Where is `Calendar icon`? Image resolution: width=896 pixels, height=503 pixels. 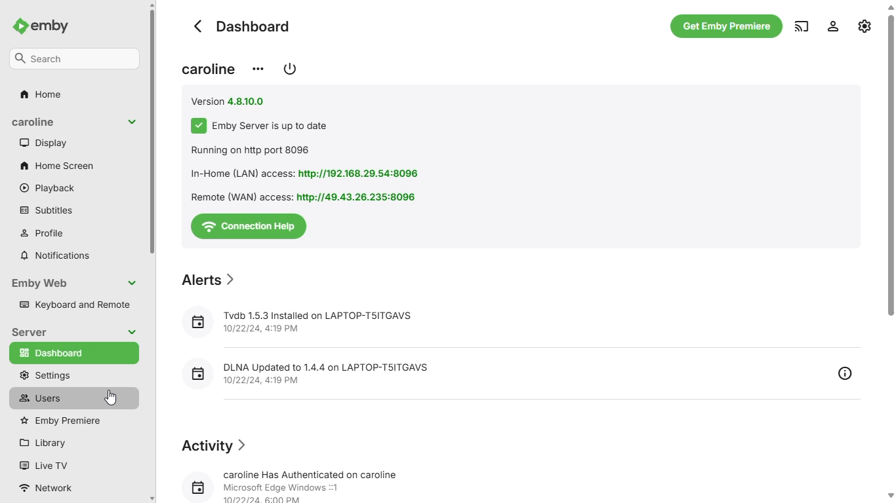
Calendar icon is located at coordinates (196, 322).